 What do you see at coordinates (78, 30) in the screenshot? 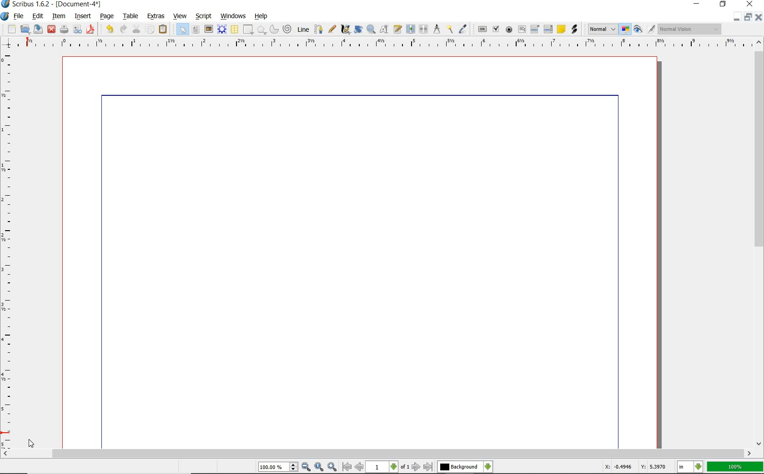
I see `preflight verifier` at bounding box center [78, 30].